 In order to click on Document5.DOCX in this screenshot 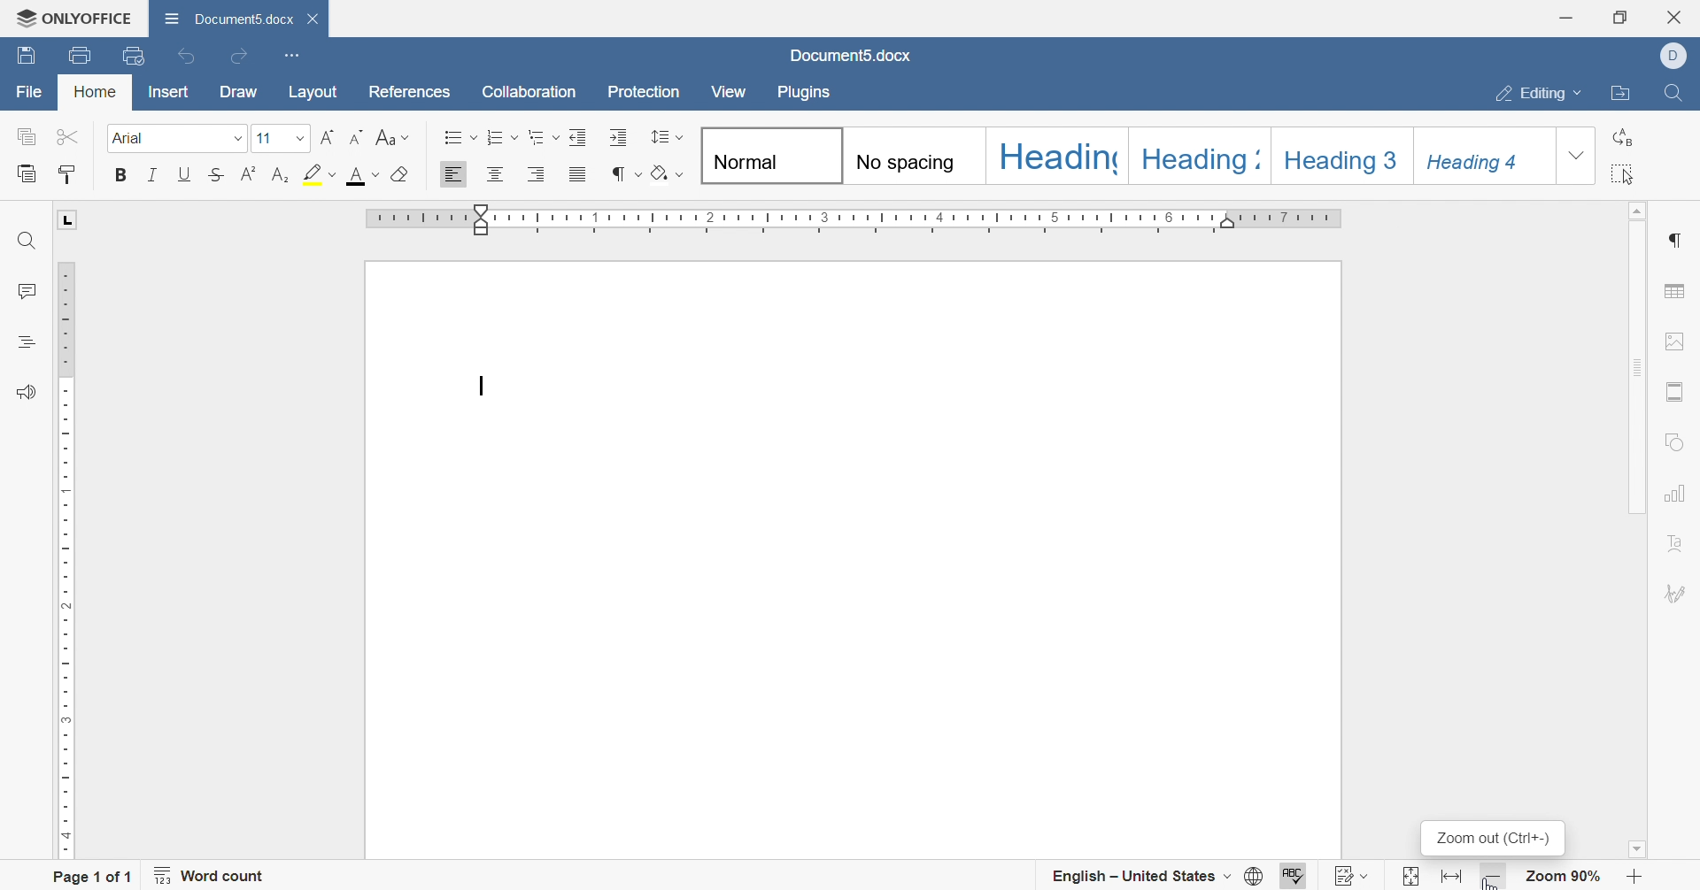, I will do `click(224, 19)`.